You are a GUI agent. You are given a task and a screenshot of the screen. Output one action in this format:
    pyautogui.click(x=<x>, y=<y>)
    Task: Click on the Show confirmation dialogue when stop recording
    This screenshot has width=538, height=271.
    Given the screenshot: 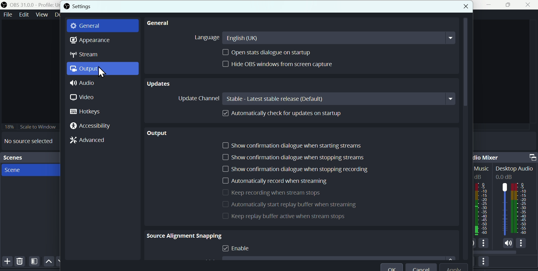 What is the action you would take?
    pyautogui.click(x=297, y=169)
    